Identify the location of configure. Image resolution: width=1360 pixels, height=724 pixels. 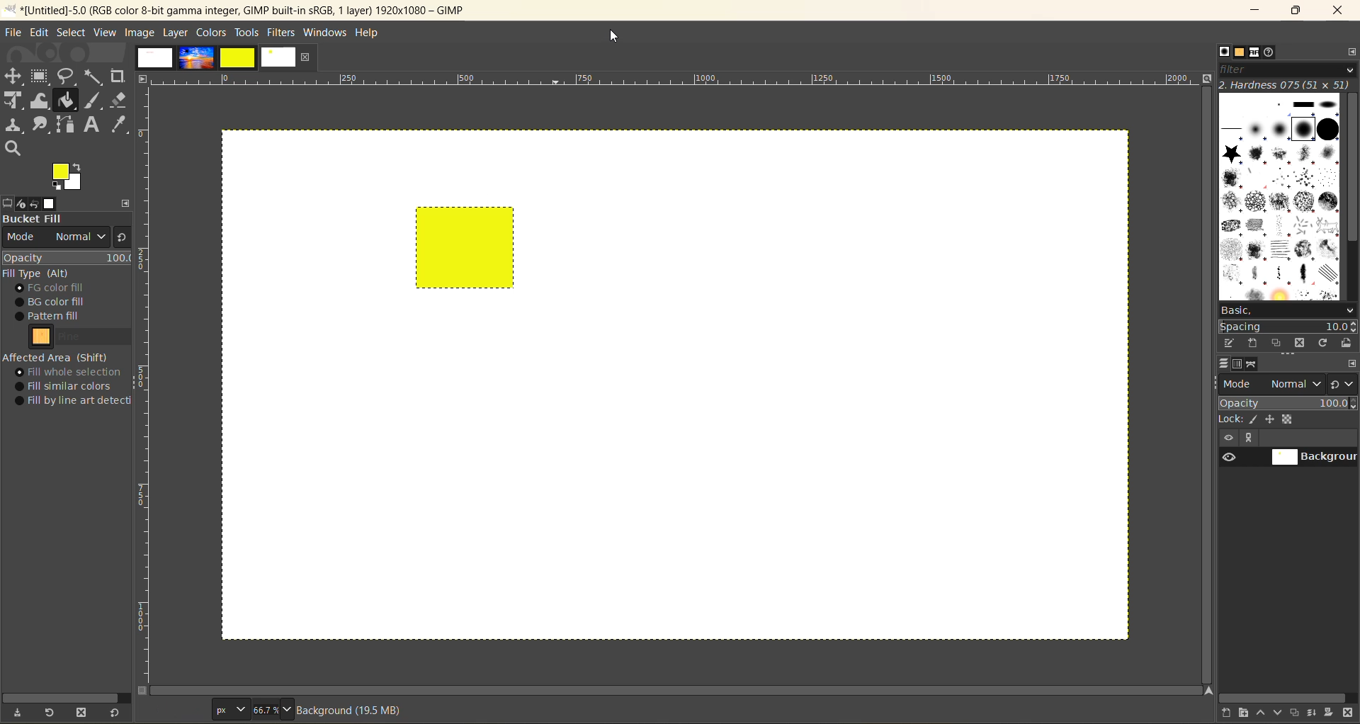
(1351, 365).